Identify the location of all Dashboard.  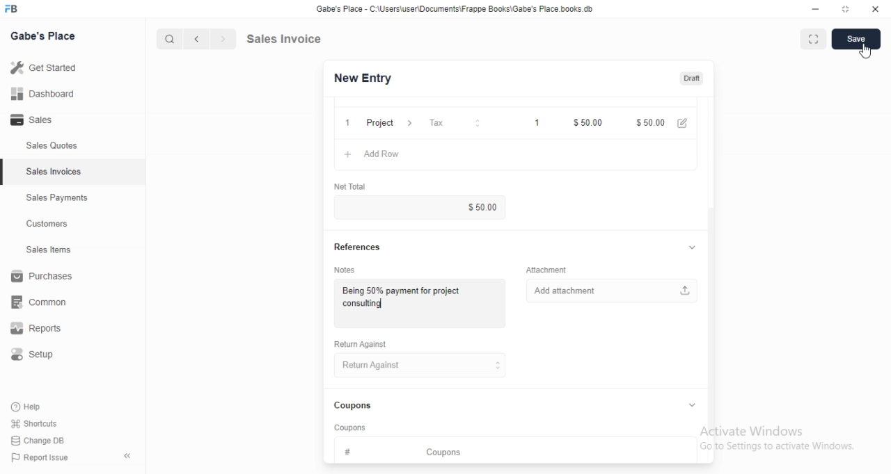
(48, 98).